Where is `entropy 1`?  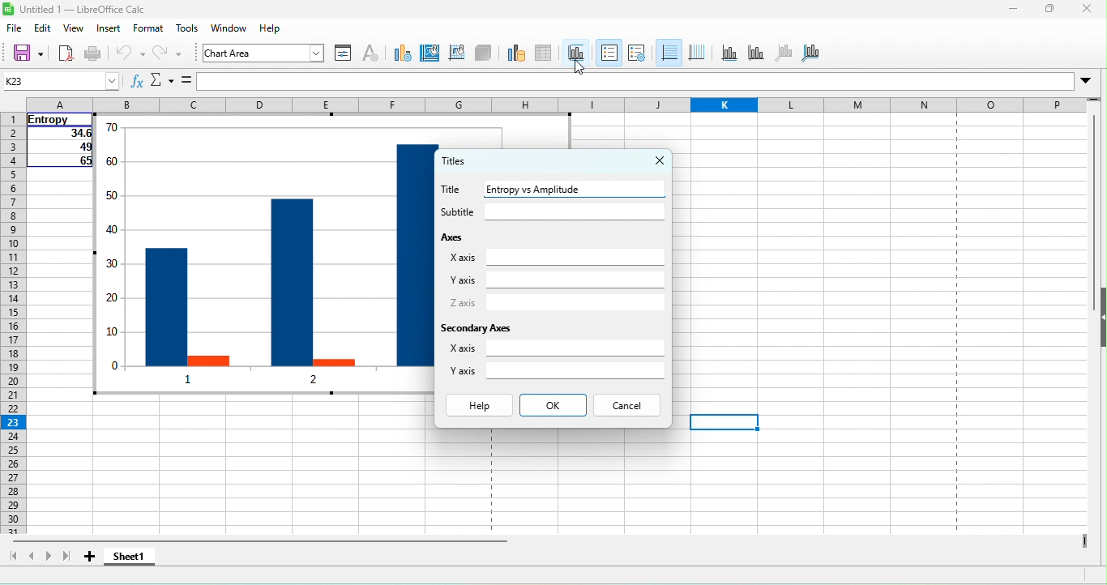
entropy 1 is located at coordinates (165, 306).